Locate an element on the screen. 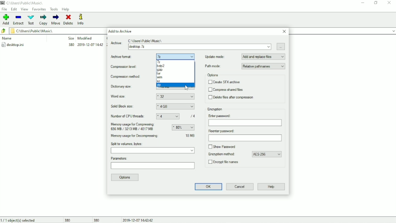 This screenshot has width=396, height=223. Back is located at coordinates (4, 31).